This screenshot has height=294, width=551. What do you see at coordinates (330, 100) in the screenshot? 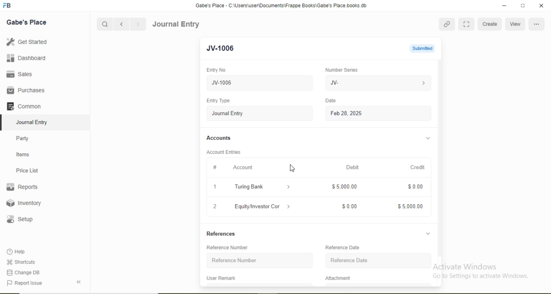
I see `Date` at bounding box center [330, 100].